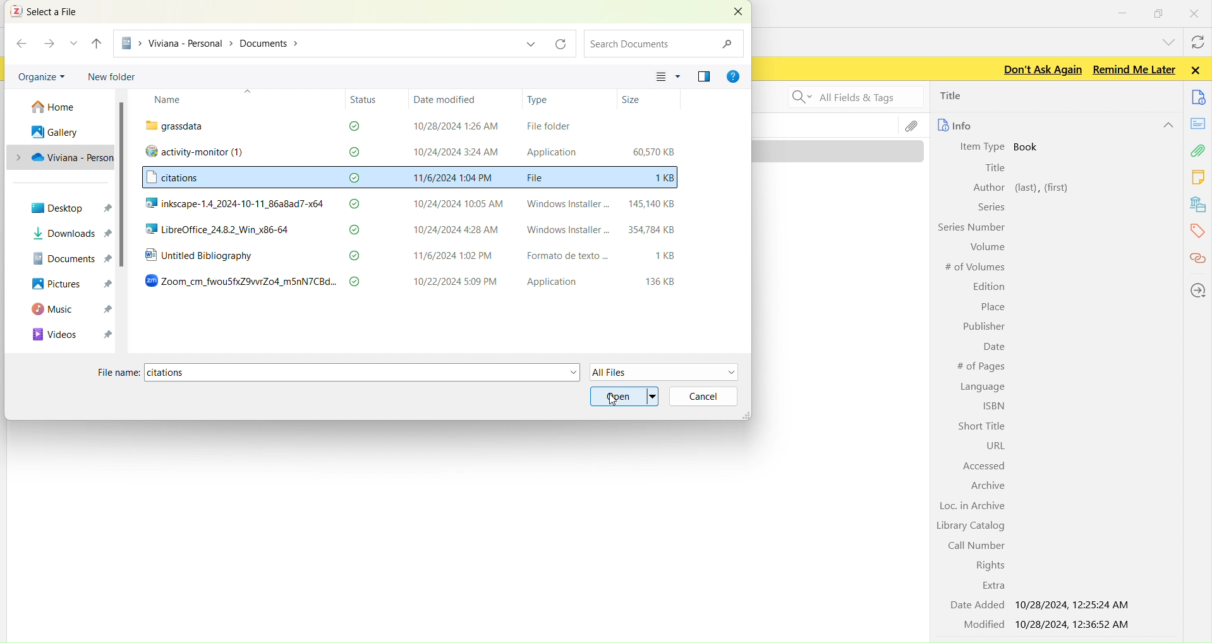 The image size is (1212, 643). Describe the element at coordinates (452, 281) in the screenshot. I see `10/22/2024 5:09 PM` at that location.